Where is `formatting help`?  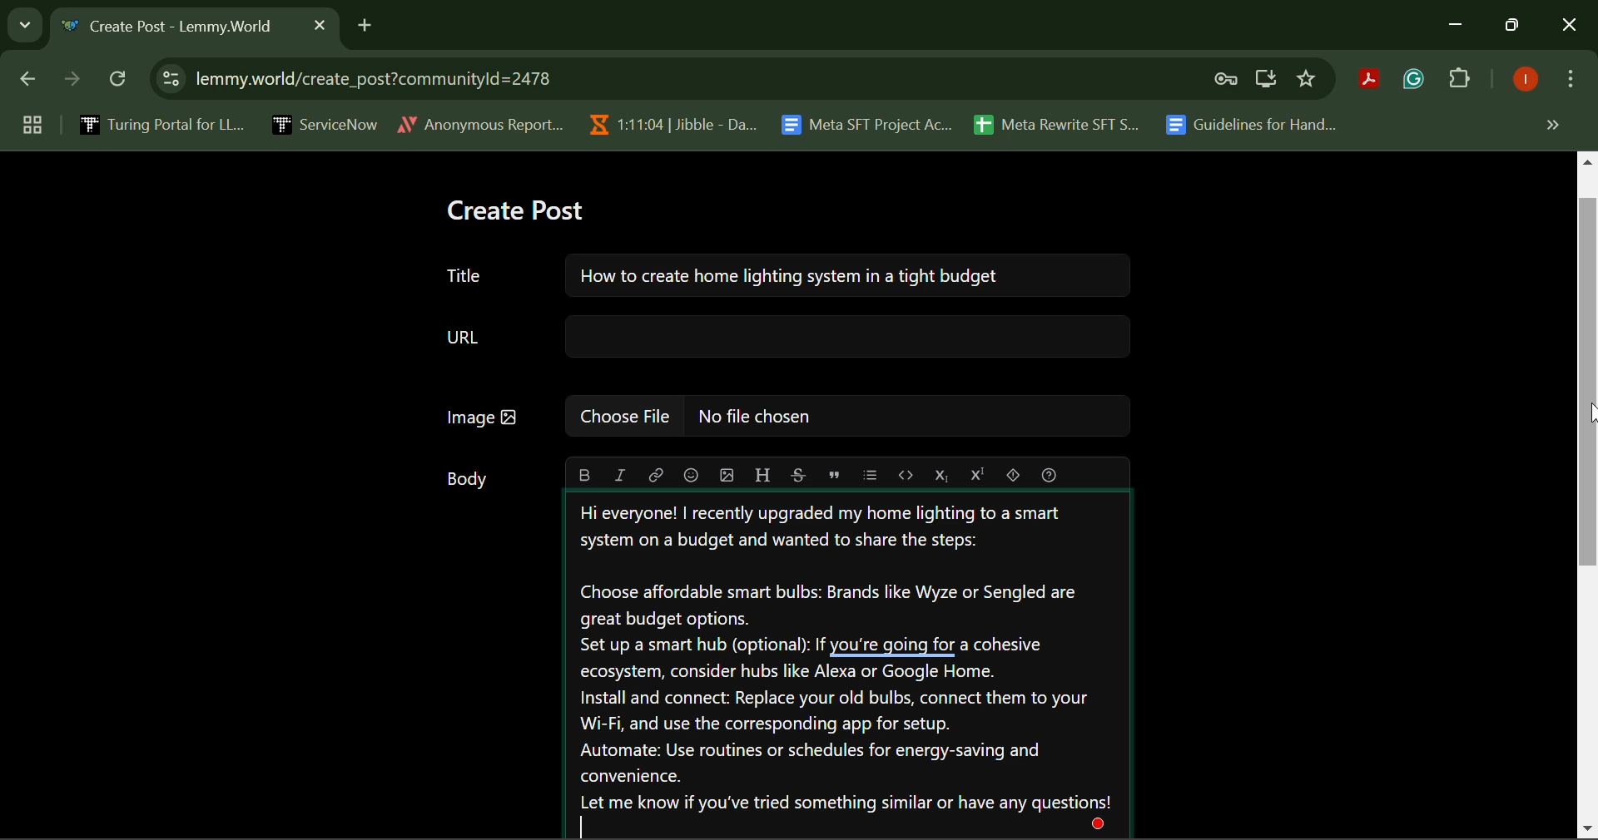 formatting help is located at coordinates (1045, 475).